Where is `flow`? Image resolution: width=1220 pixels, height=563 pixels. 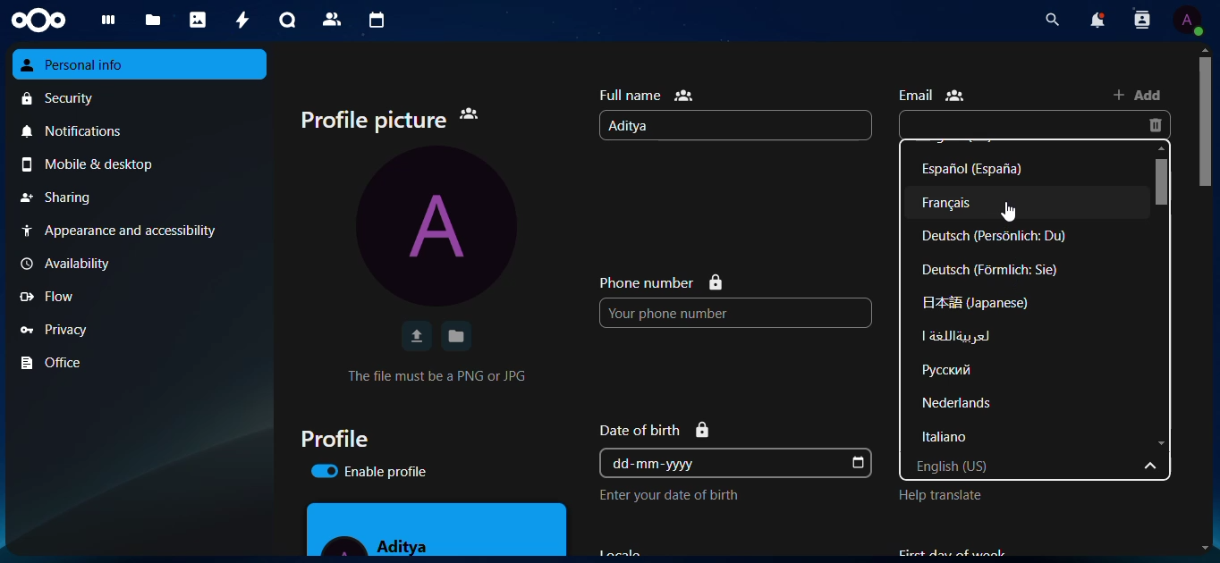
flow is located at coordinates (55, 297).